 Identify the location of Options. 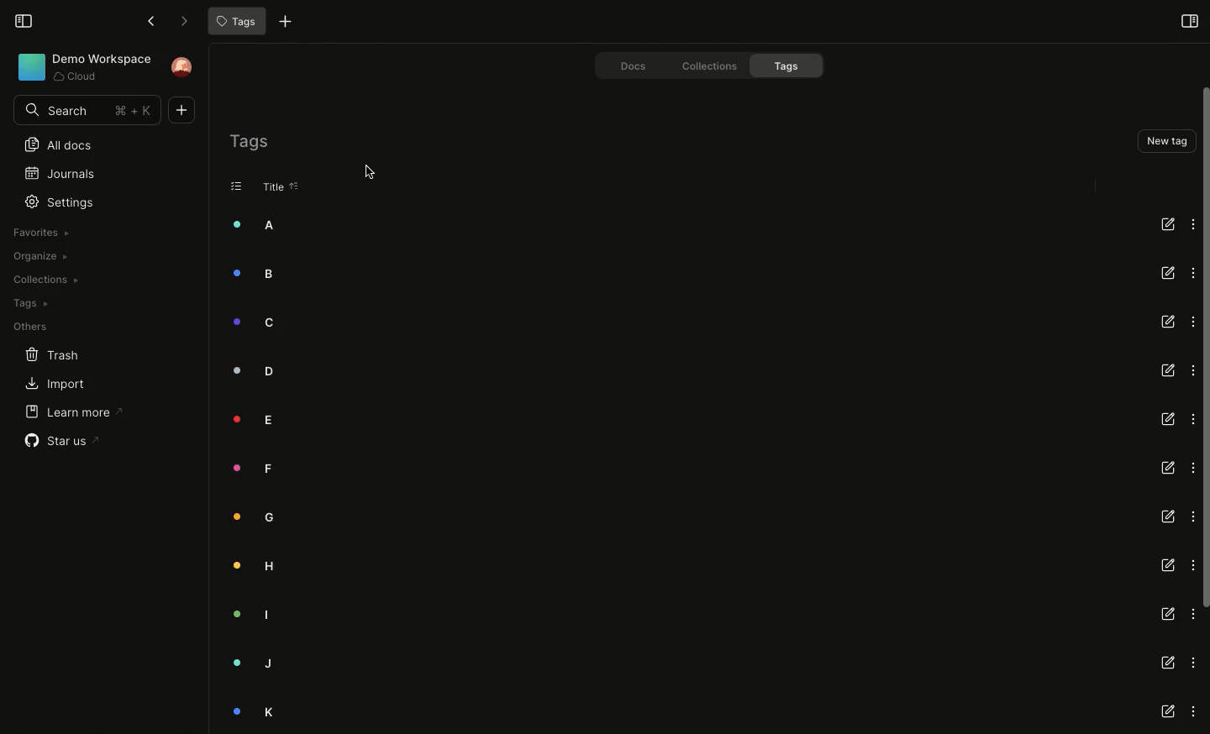
(1192, 419).